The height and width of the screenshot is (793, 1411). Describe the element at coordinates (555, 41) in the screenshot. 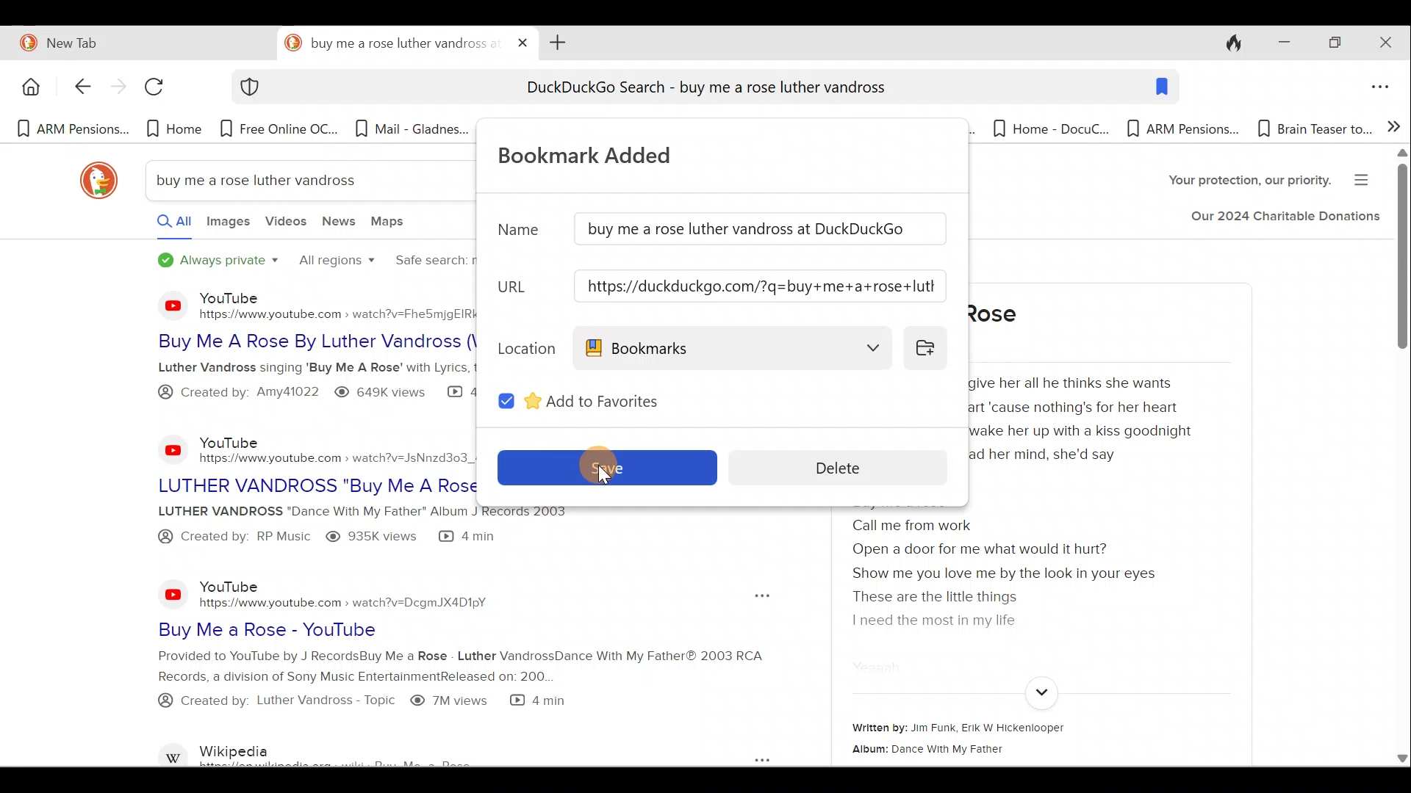

I see `Add new tab` at that location.